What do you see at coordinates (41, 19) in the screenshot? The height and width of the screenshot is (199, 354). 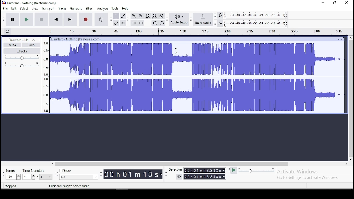 I see `stop` at bounding box center [41, 19].